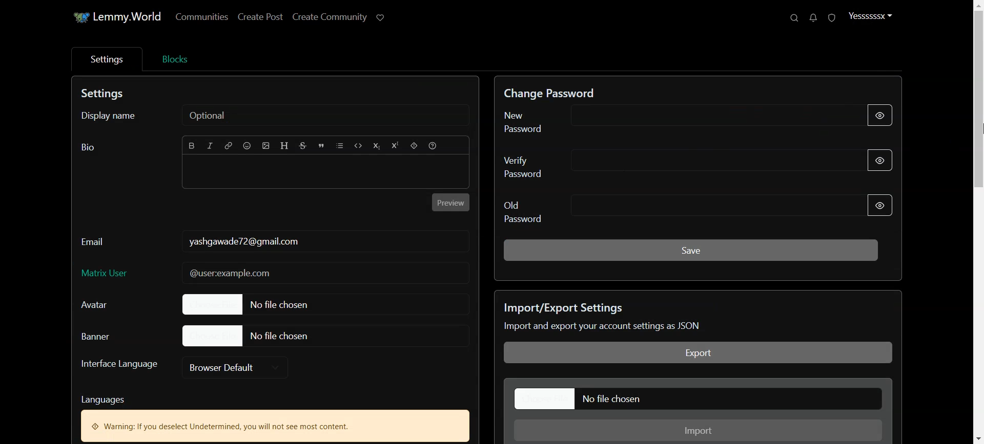 This screenshot has height=444, width=984. What do you see at coordinates (330, 17) in the screenshot?
I see `Create Community` at bounding box center [330, 17].